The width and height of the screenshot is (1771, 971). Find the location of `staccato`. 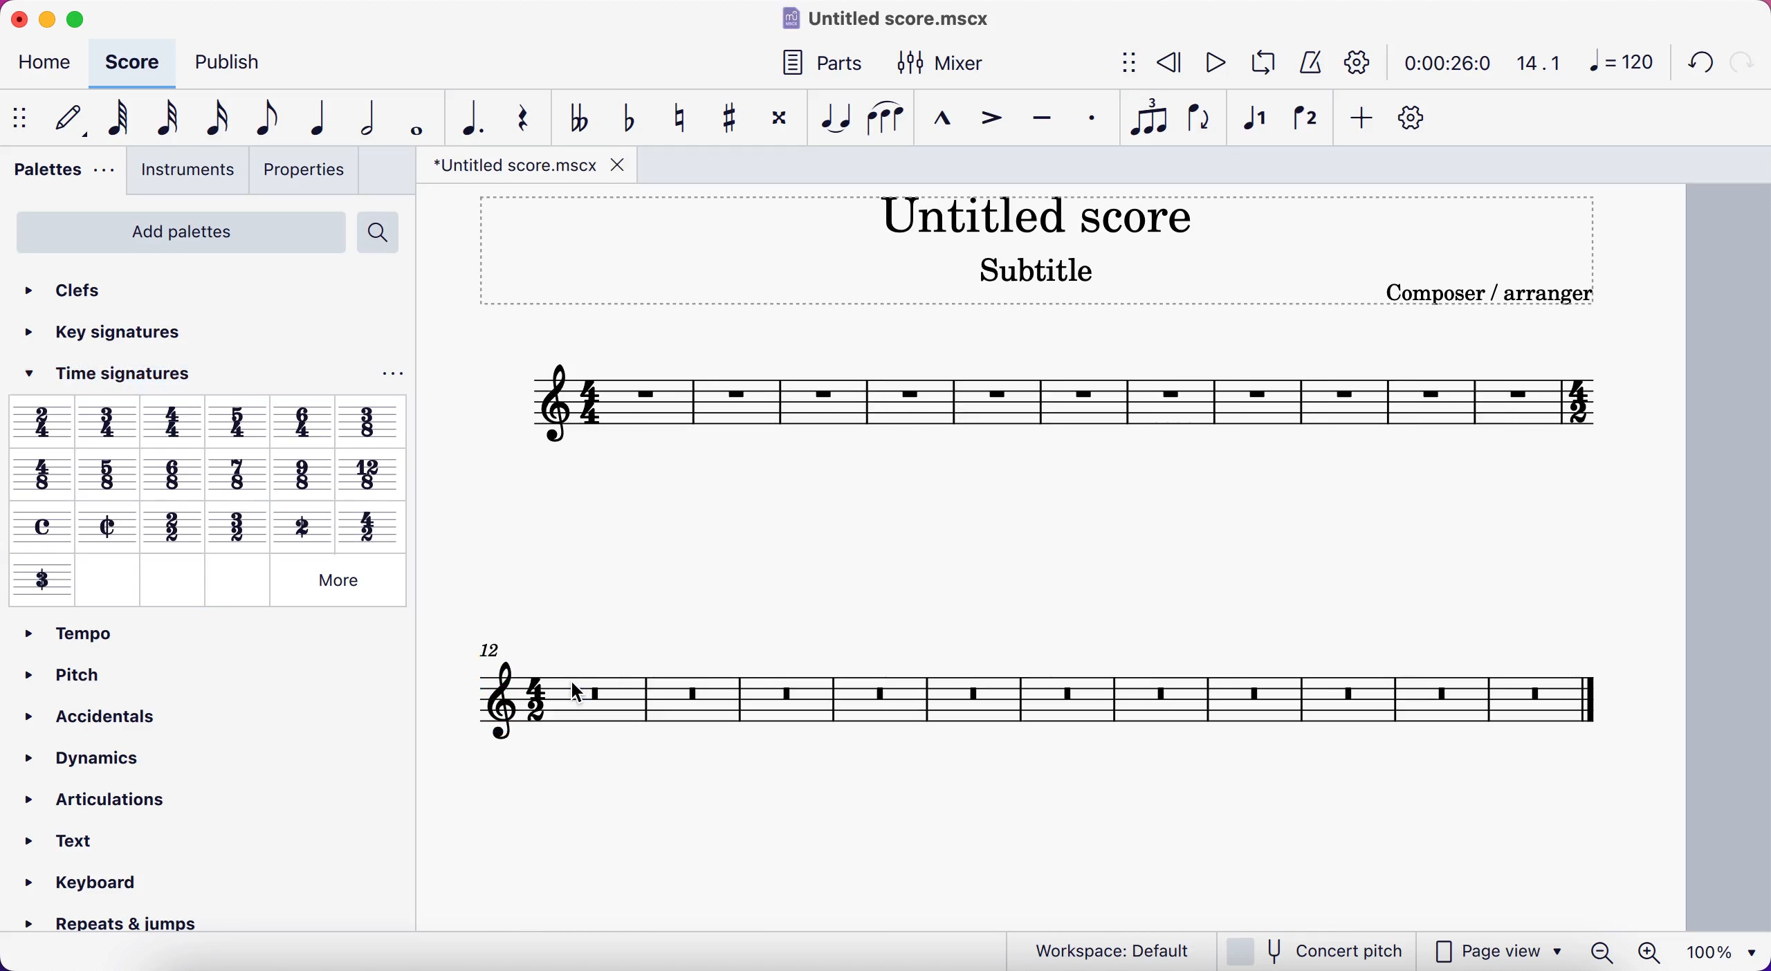

staccato is located at coordinates (1089, 120).